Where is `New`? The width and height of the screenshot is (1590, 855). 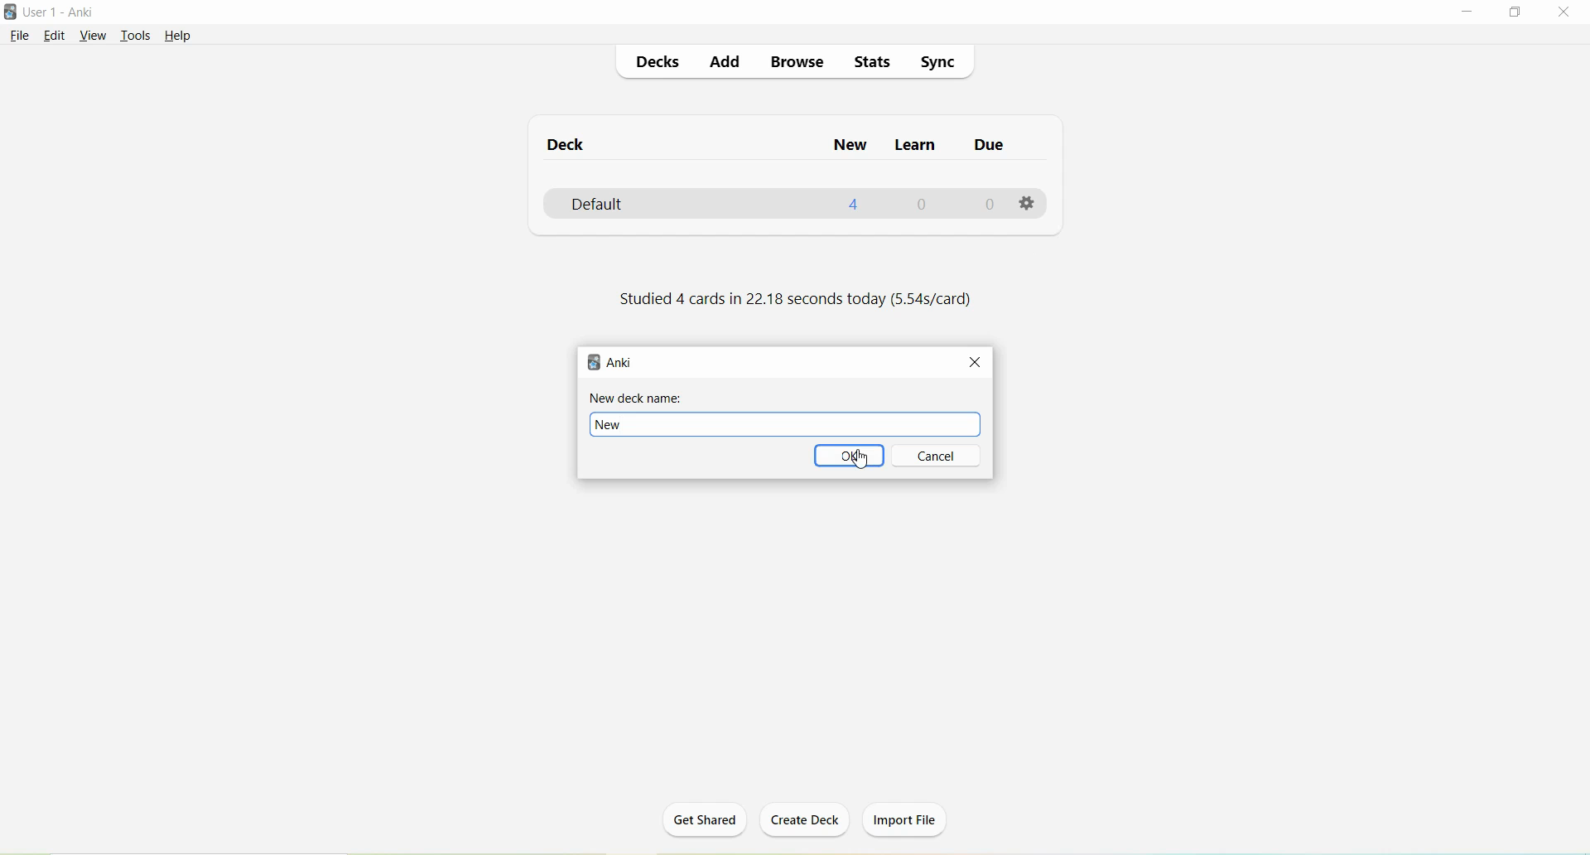 New is located at coordinates (850, 147).